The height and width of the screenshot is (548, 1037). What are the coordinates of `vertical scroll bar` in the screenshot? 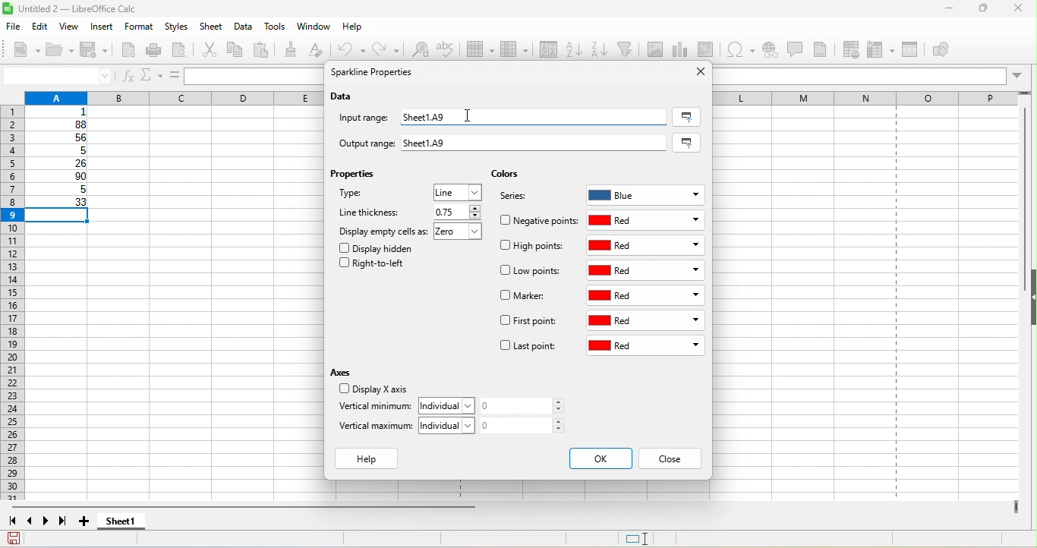 It's located at (1022, 199).